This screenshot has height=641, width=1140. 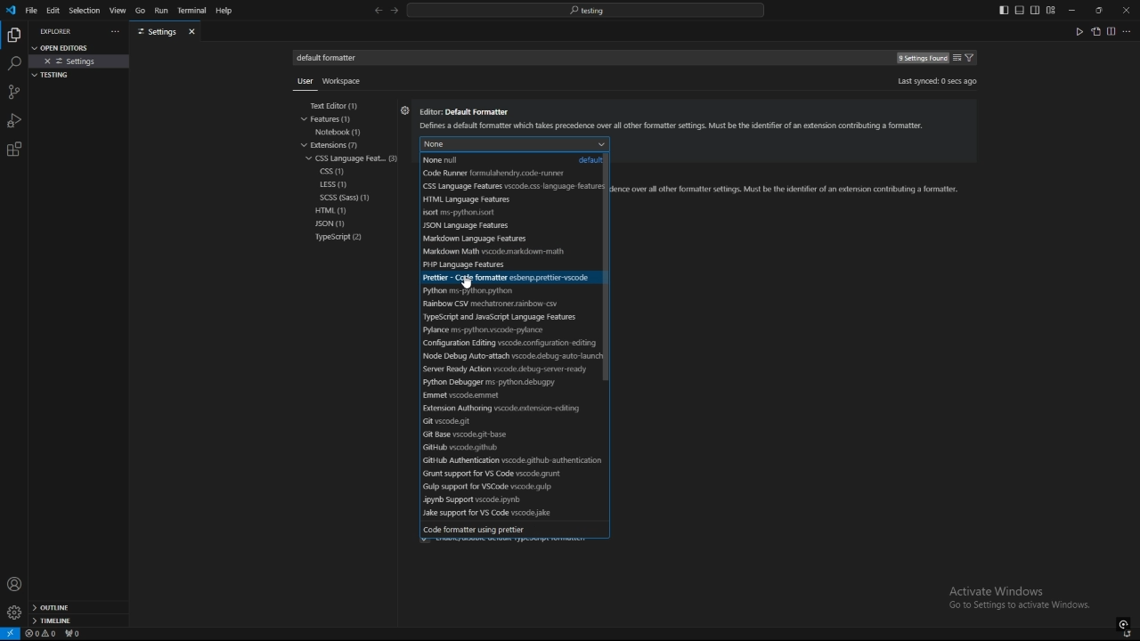 I want to click on run and debug, so click(x=14, y=120).